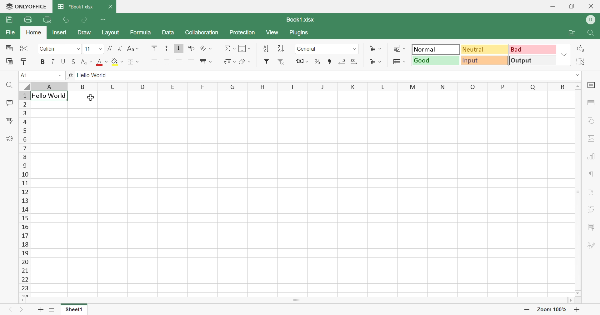 This screenshot has height=315, width=600. I want to click on Bold, so click(43, 62).